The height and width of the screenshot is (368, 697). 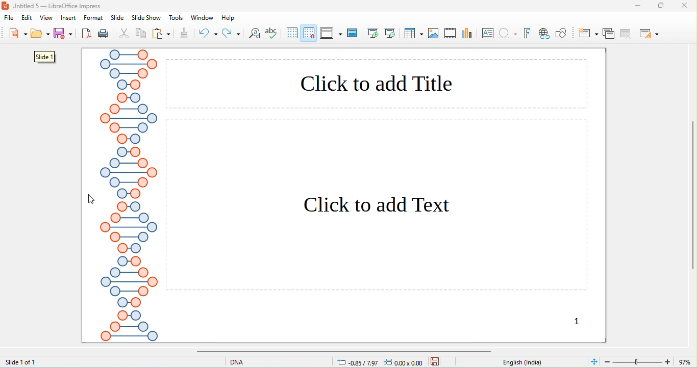 What do you see at coordinates (87, 34) in the screenshot?
I see `export pdf` at bounding box center [87, 34].